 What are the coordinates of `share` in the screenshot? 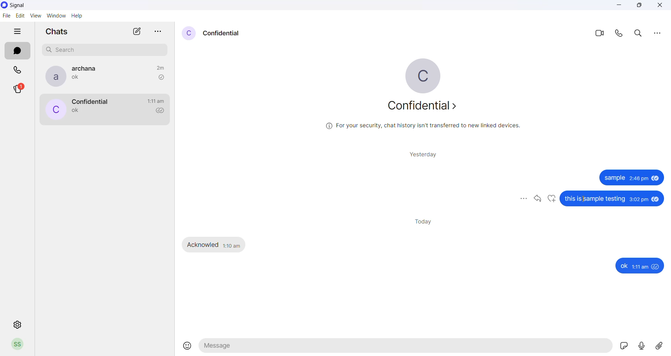 It's located at (536, 200).